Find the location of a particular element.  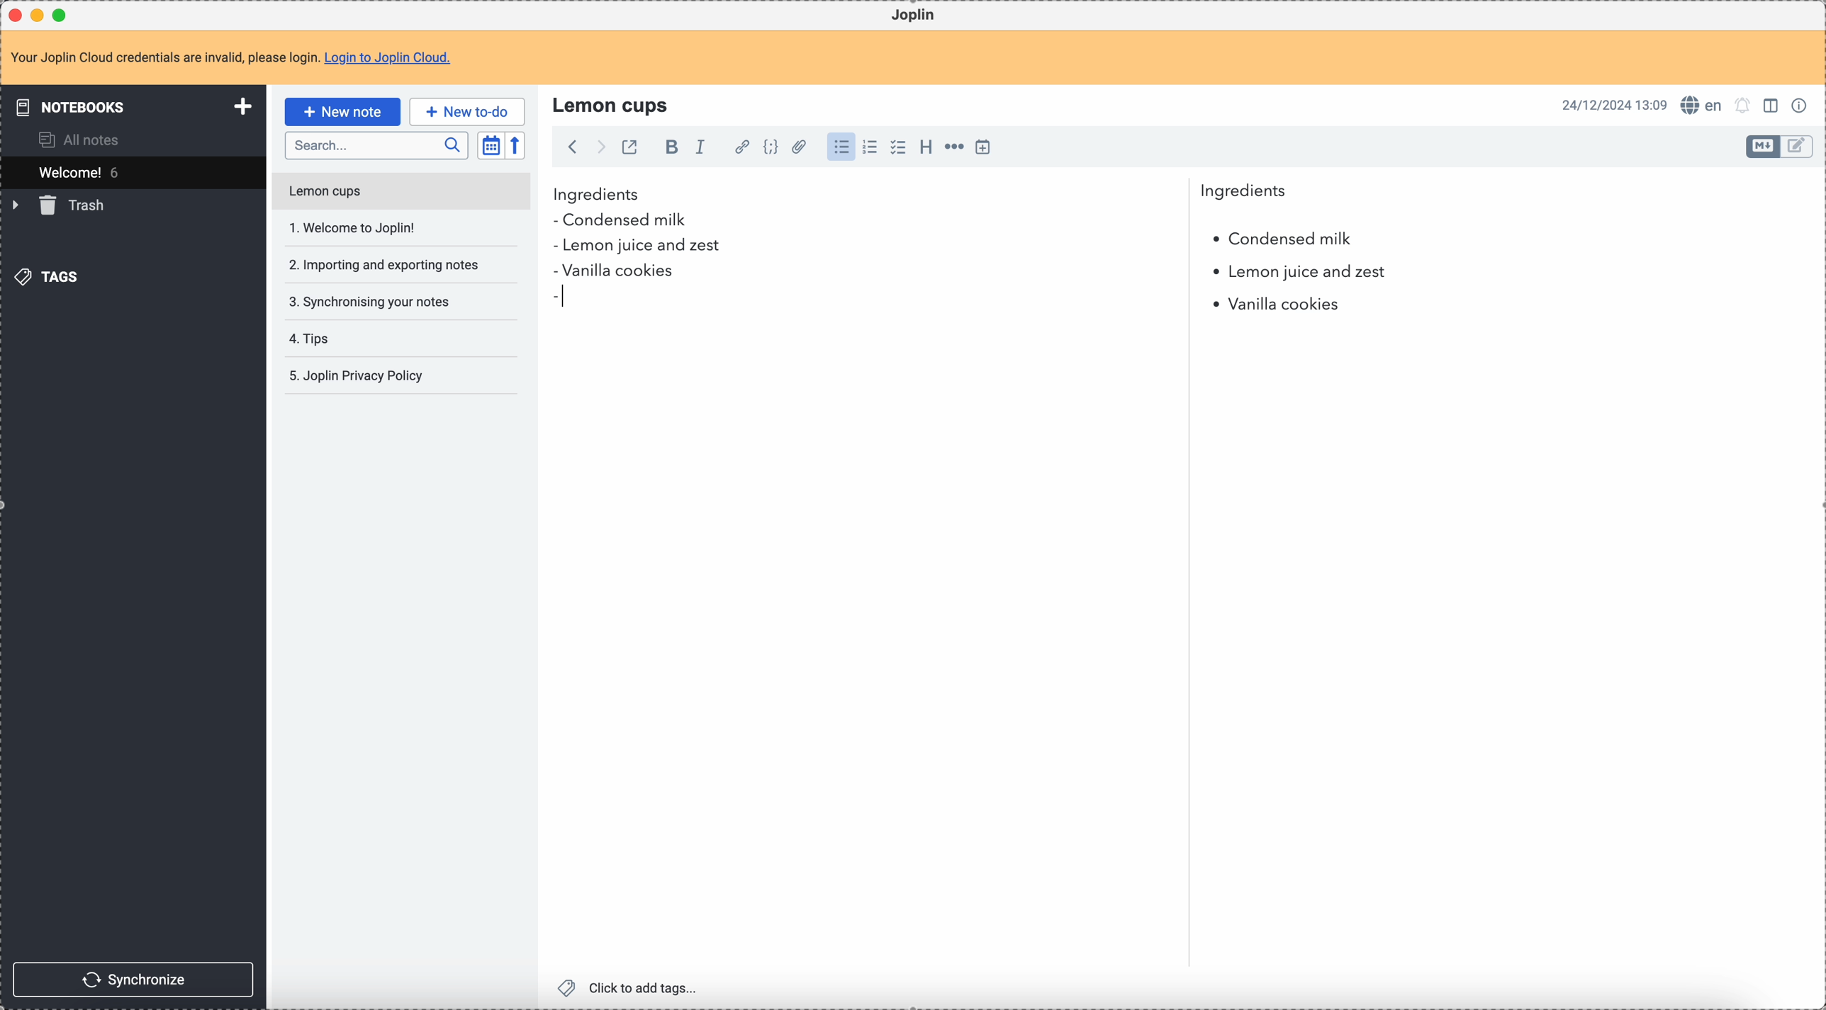

condensed milk is located at coordinates (625, 221).